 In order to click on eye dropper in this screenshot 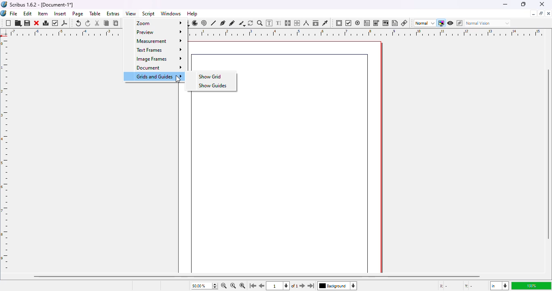, I will do `click(325, 23)`.